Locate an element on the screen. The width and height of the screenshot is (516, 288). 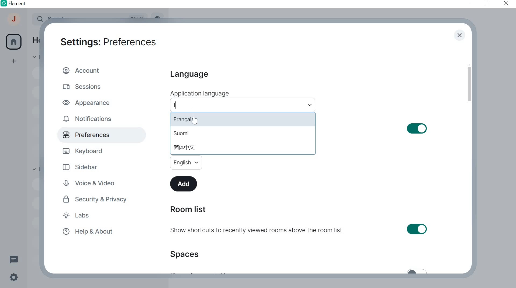
CLOSE is located at coordinates (505, 3).